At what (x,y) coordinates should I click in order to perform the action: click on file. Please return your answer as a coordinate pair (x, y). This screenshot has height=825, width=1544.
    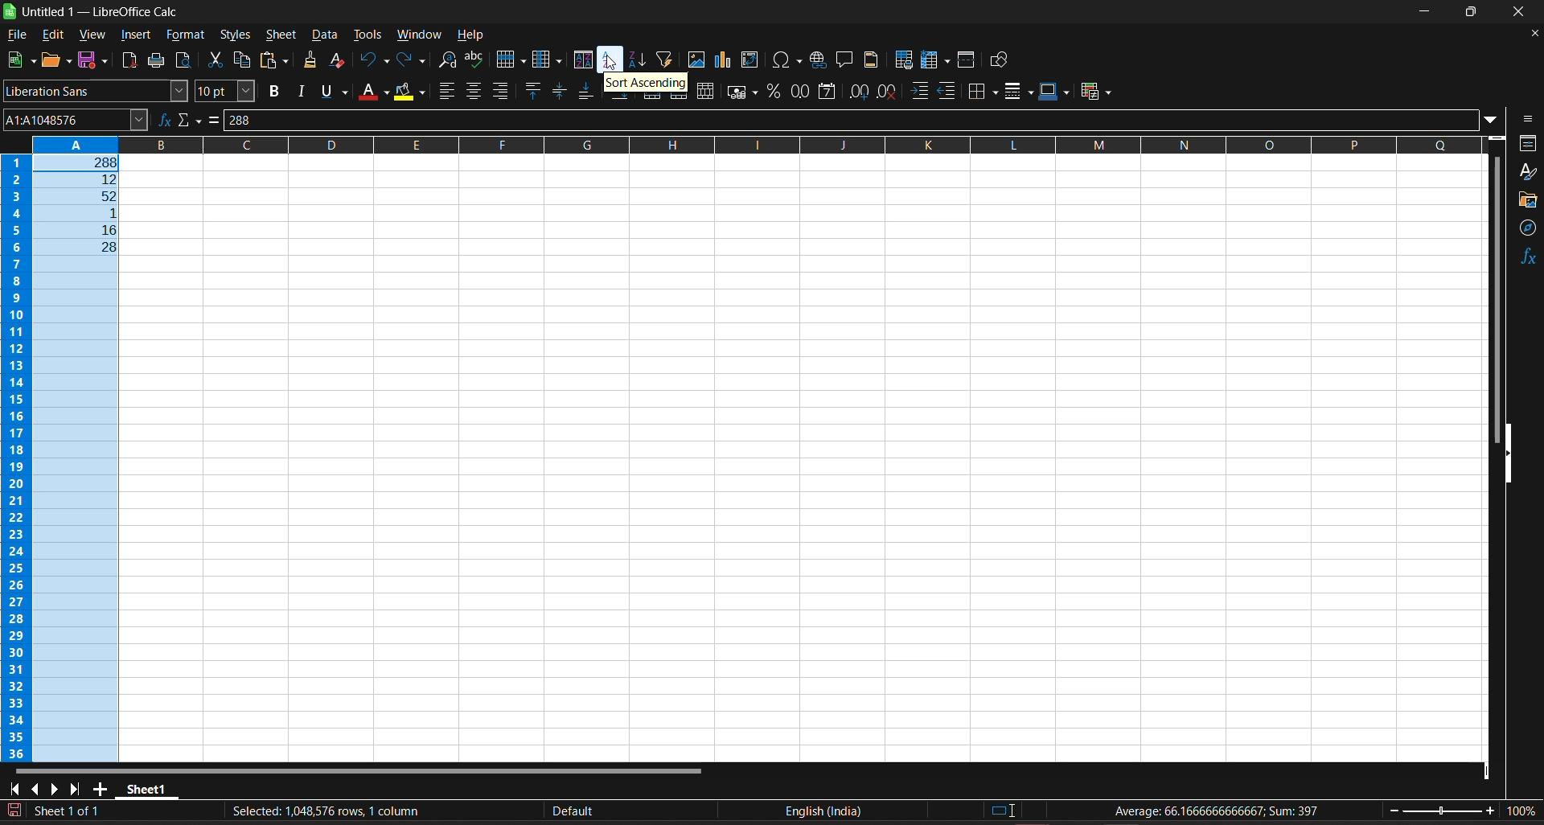
    Looking at the image, I should click on (17, 35).